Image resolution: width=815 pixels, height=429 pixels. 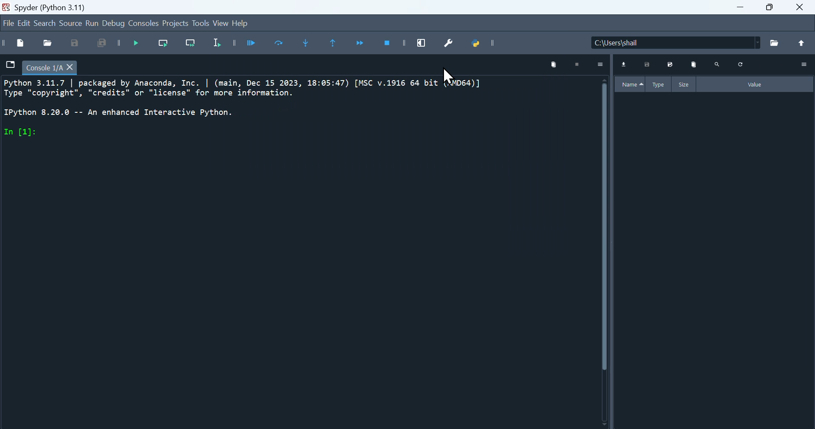 I want to click on , so click(x=7, y=24).